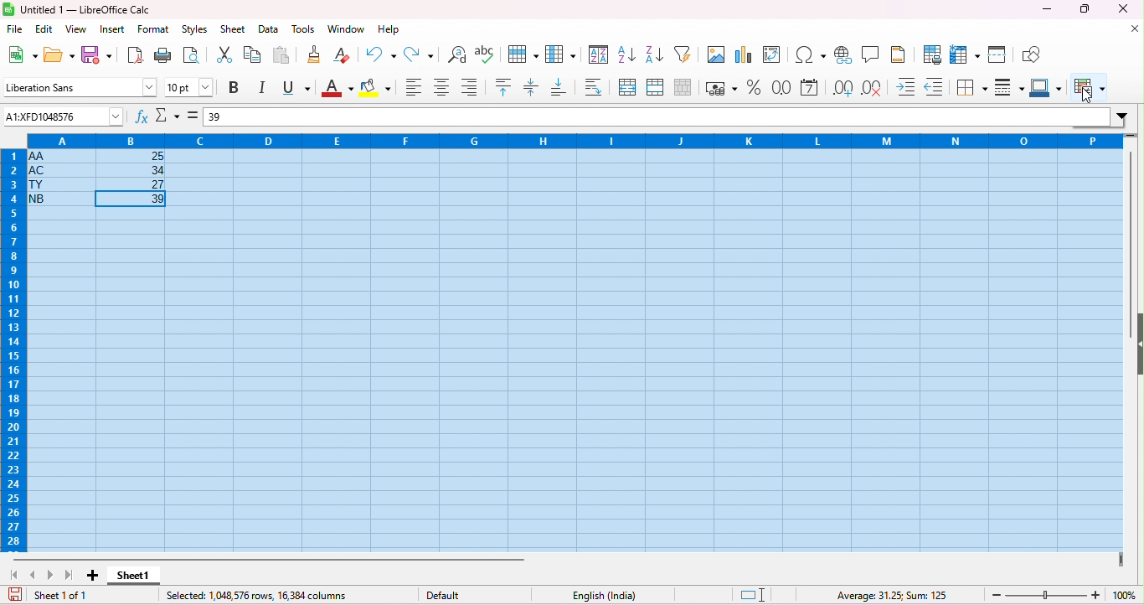 The width and height of the screenshot is (1144, 605). I want to click on delete decimal, so click(872, 88).